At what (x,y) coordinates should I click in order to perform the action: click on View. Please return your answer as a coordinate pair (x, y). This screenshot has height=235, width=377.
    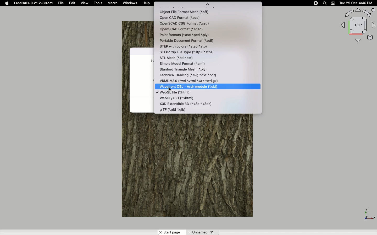
    Looking at the image, I should click on (85, 3).